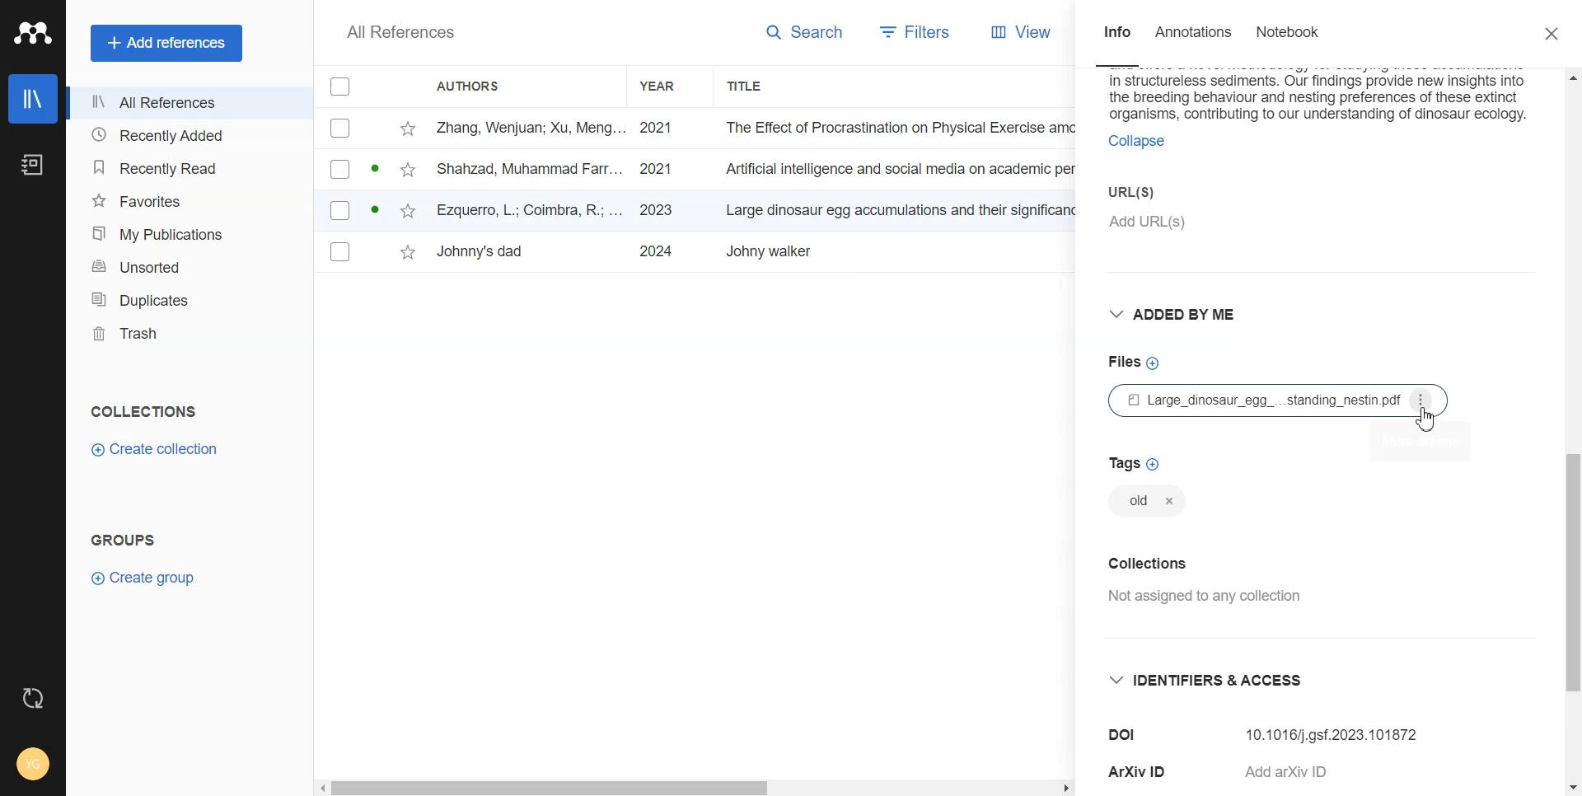  Describe the element at coordinates (1135, 462) in the screenshot. I see `Add Tags` at that location.